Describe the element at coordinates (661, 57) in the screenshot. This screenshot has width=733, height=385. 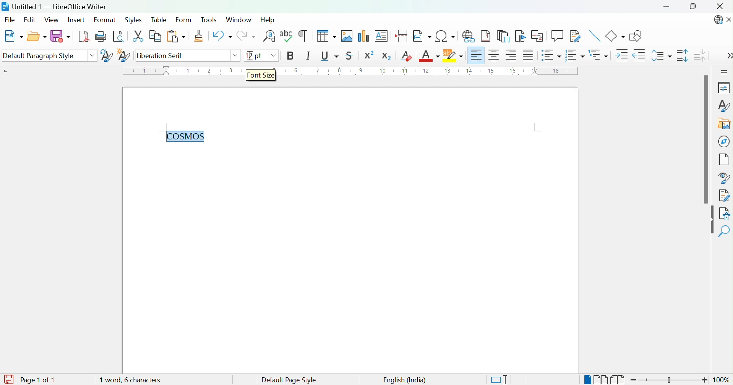
I see `Set Line Spacing` at that location.